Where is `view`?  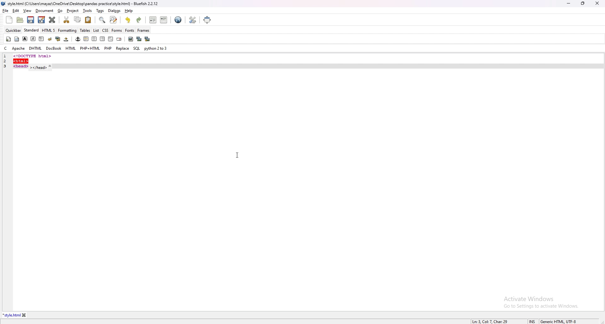
view is located at coordinates (27, 11).